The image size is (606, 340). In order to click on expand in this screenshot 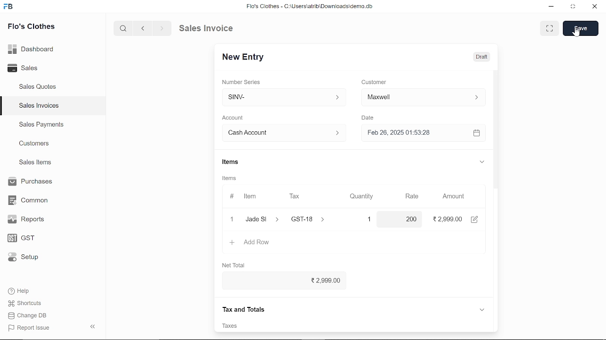, I will do `click(482, 309)`.